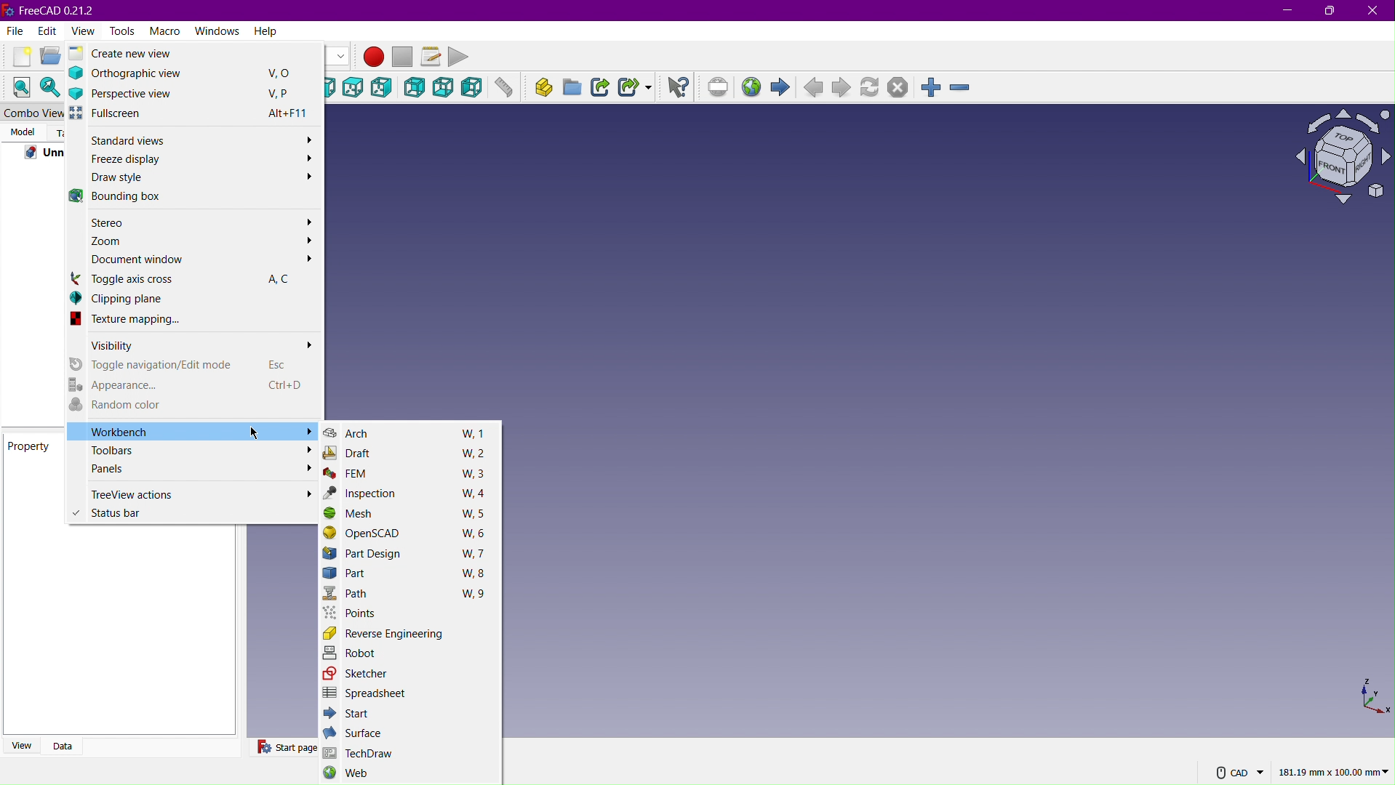  Describe the element at coordinates (194, 406) in the screenshot. I see `Random color` at that location.